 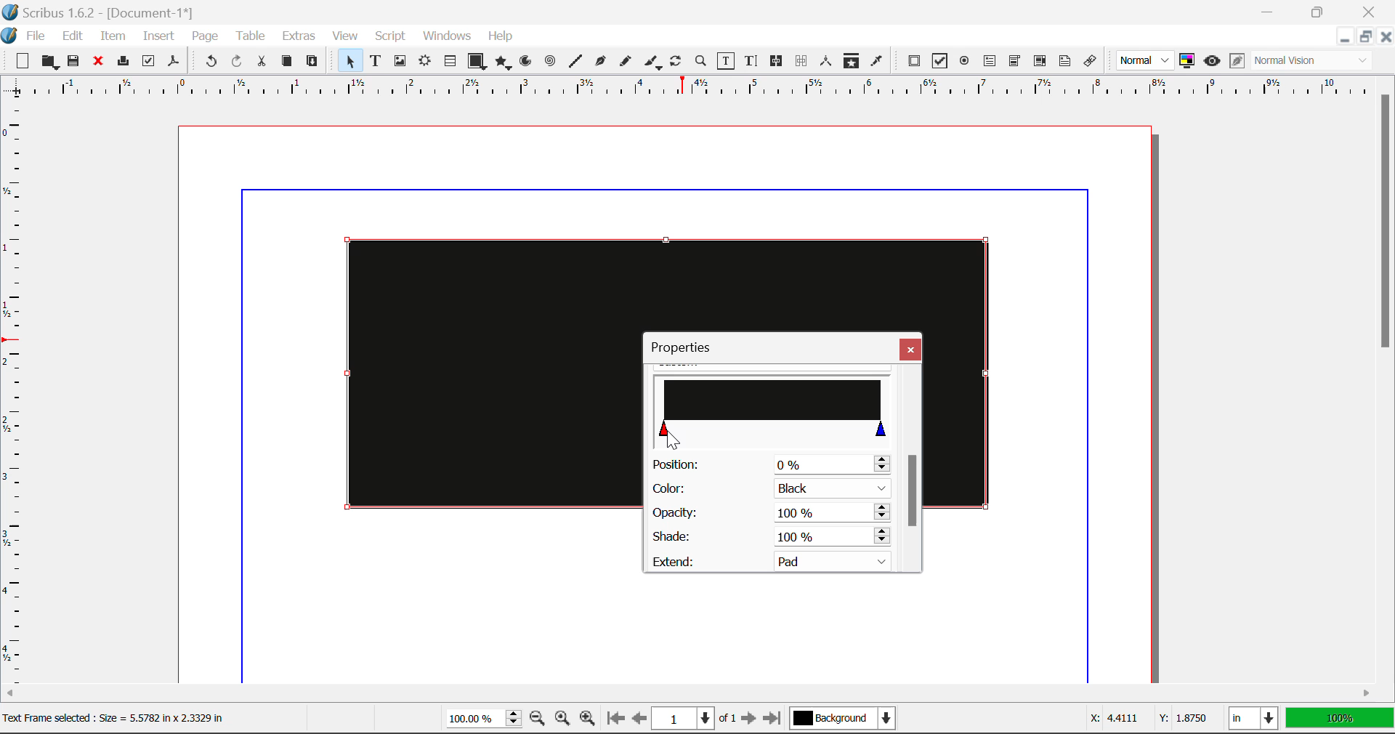 I want to click on Edit in Preview Mode, so click(x=1237, y=61).